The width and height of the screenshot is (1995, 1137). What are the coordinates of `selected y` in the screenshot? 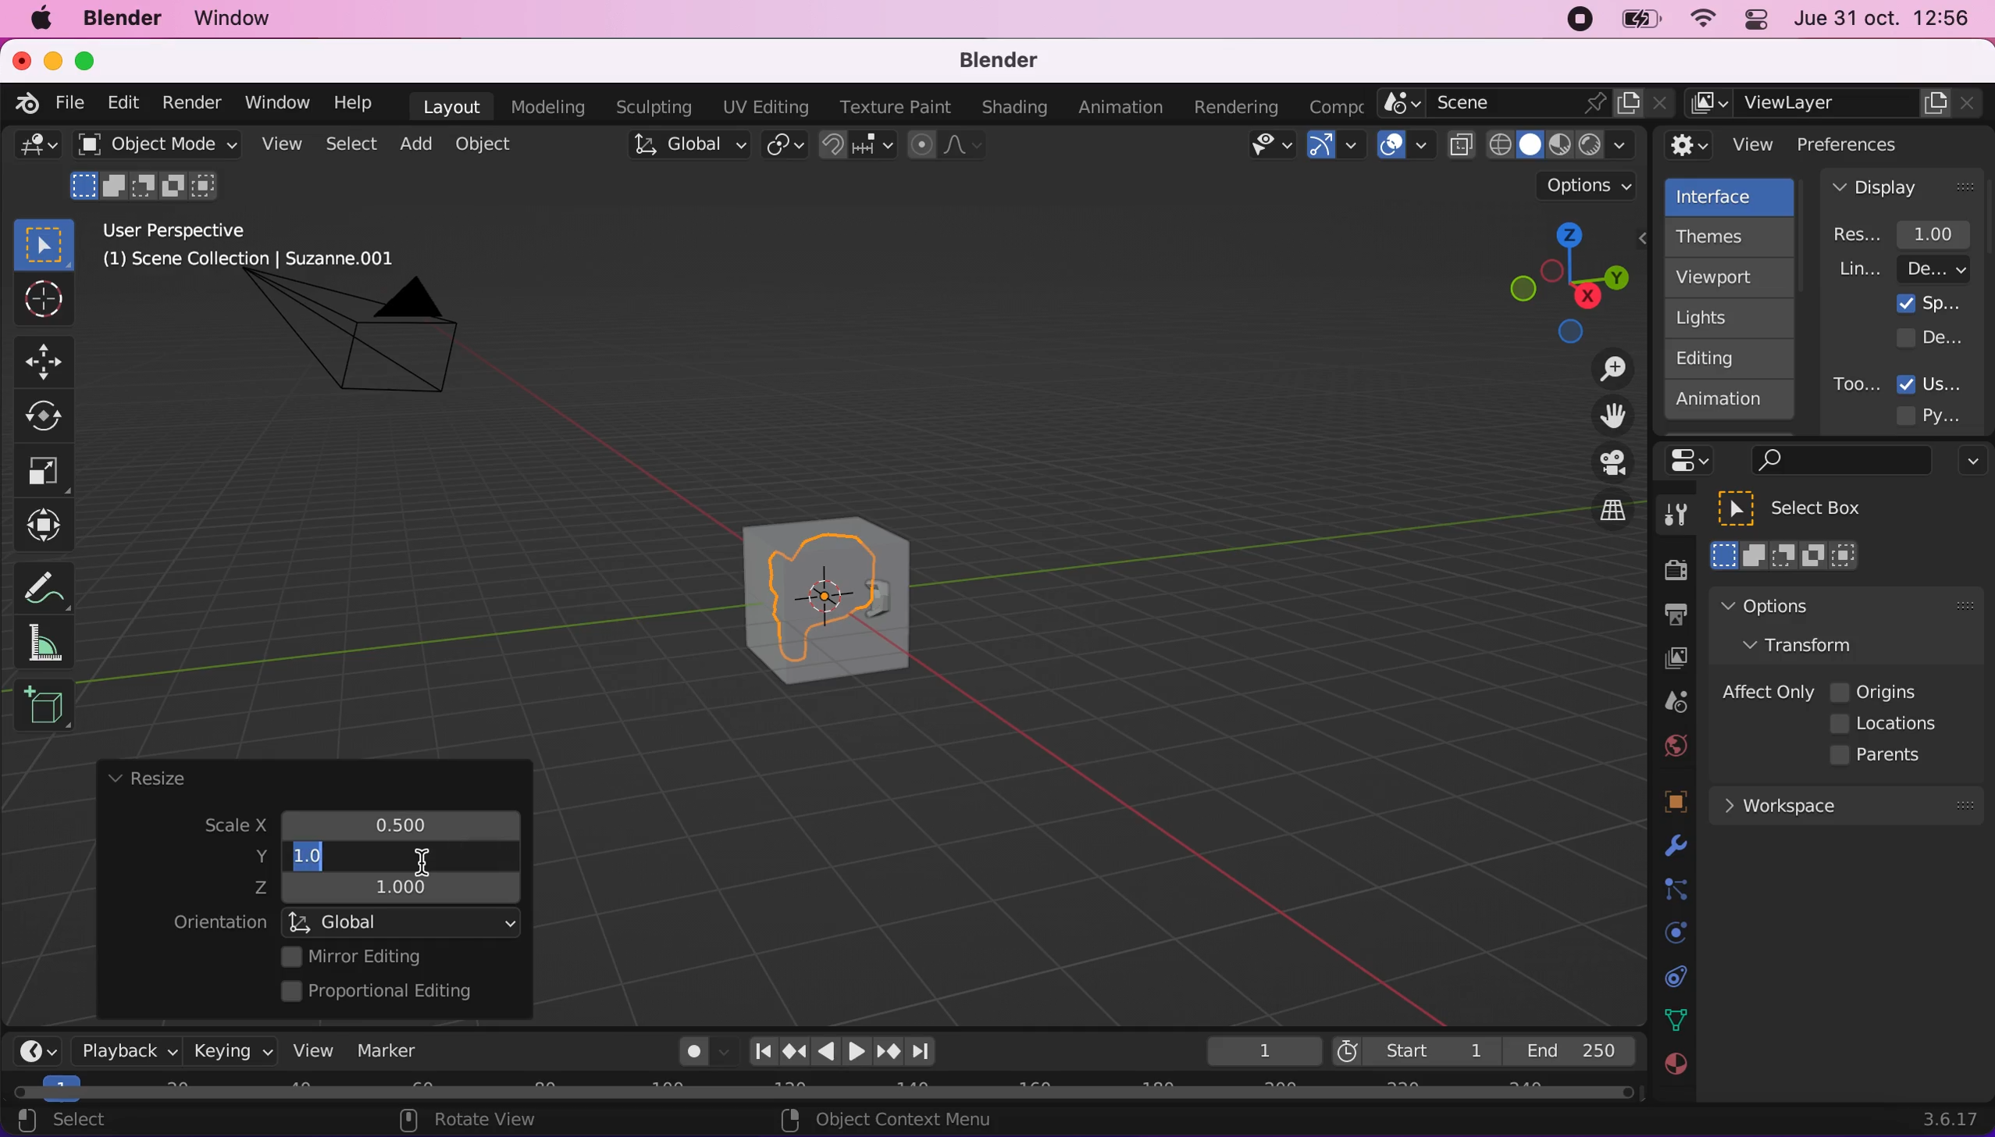 It's located at (318, 856).